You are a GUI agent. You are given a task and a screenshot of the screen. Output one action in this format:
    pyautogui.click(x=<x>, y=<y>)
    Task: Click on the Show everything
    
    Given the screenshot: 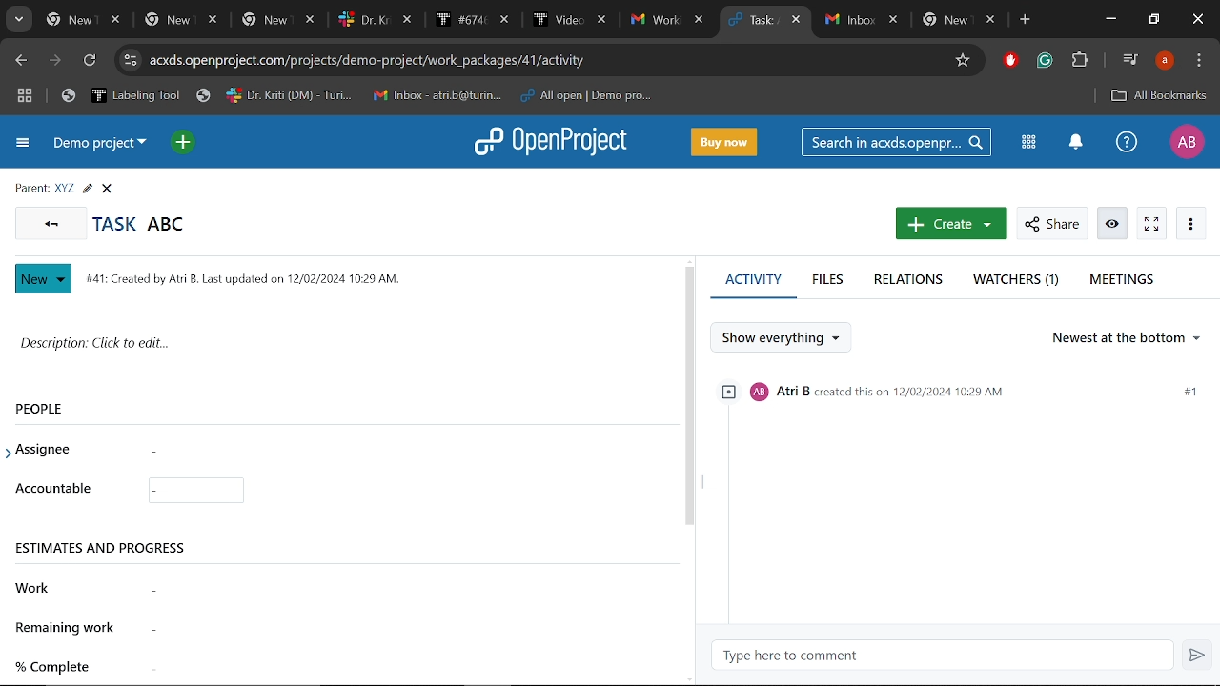 What is the action you would take?
    pyautogui.click(x=777, y=338)
    